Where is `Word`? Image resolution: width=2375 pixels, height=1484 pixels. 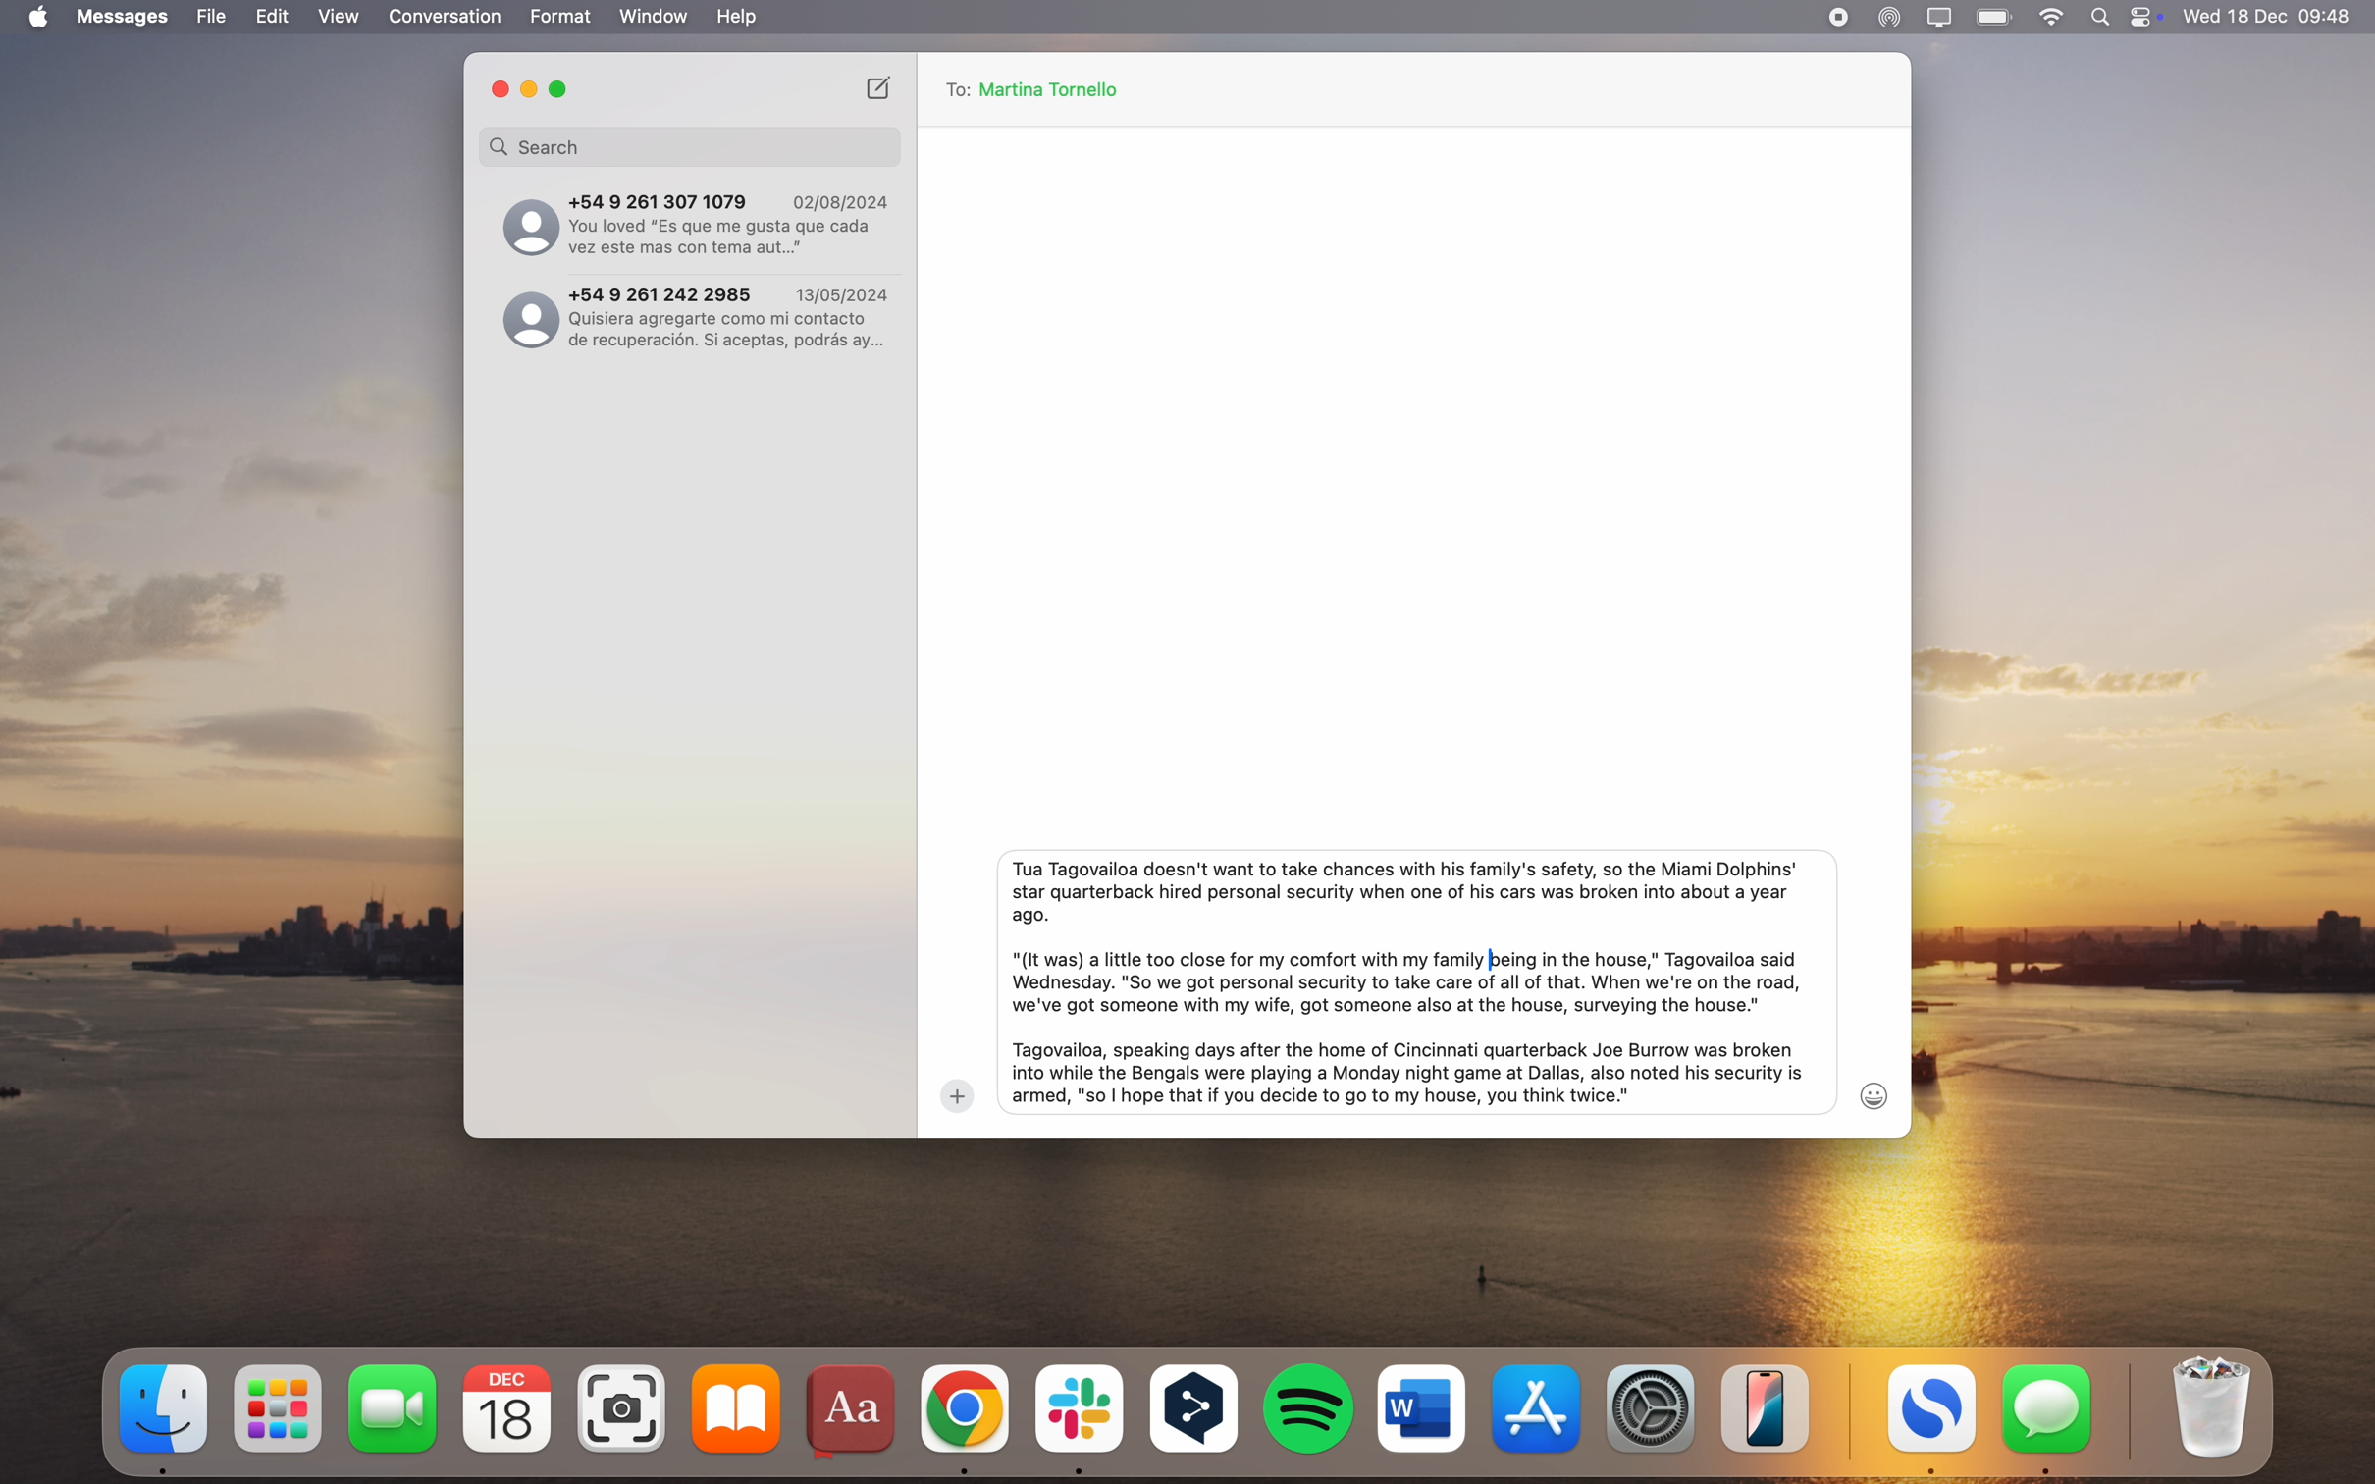
Word is located at coordinates (1422, 1407).